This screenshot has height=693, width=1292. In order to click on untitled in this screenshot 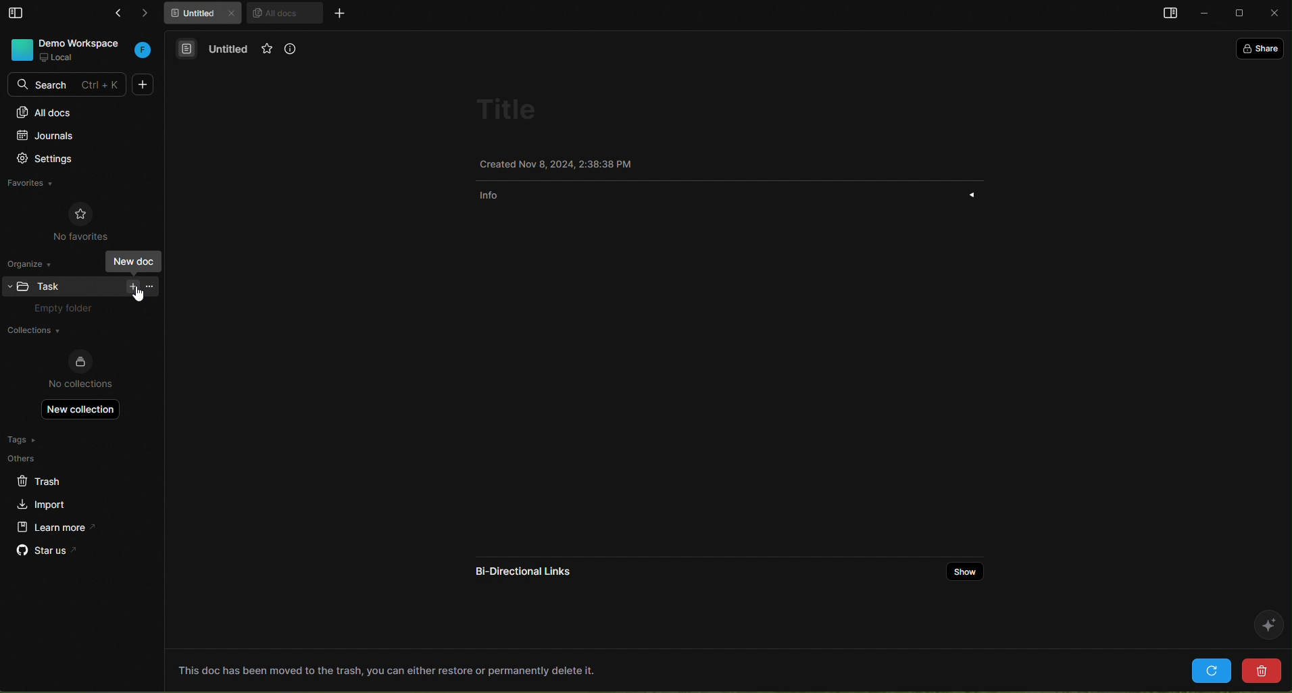, I will do `click(230, 50)`.